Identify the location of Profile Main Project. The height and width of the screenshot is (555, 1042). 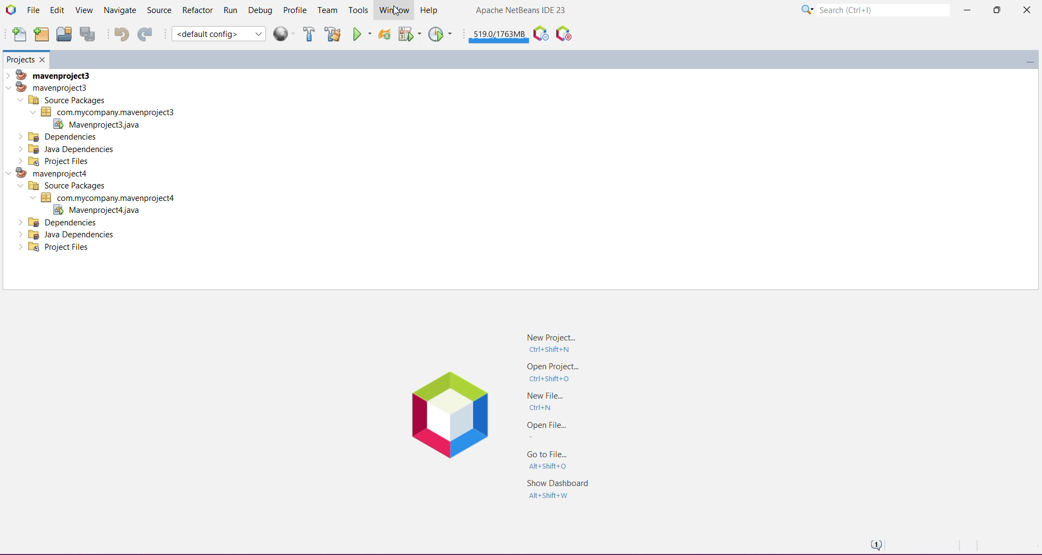
(441, 34).